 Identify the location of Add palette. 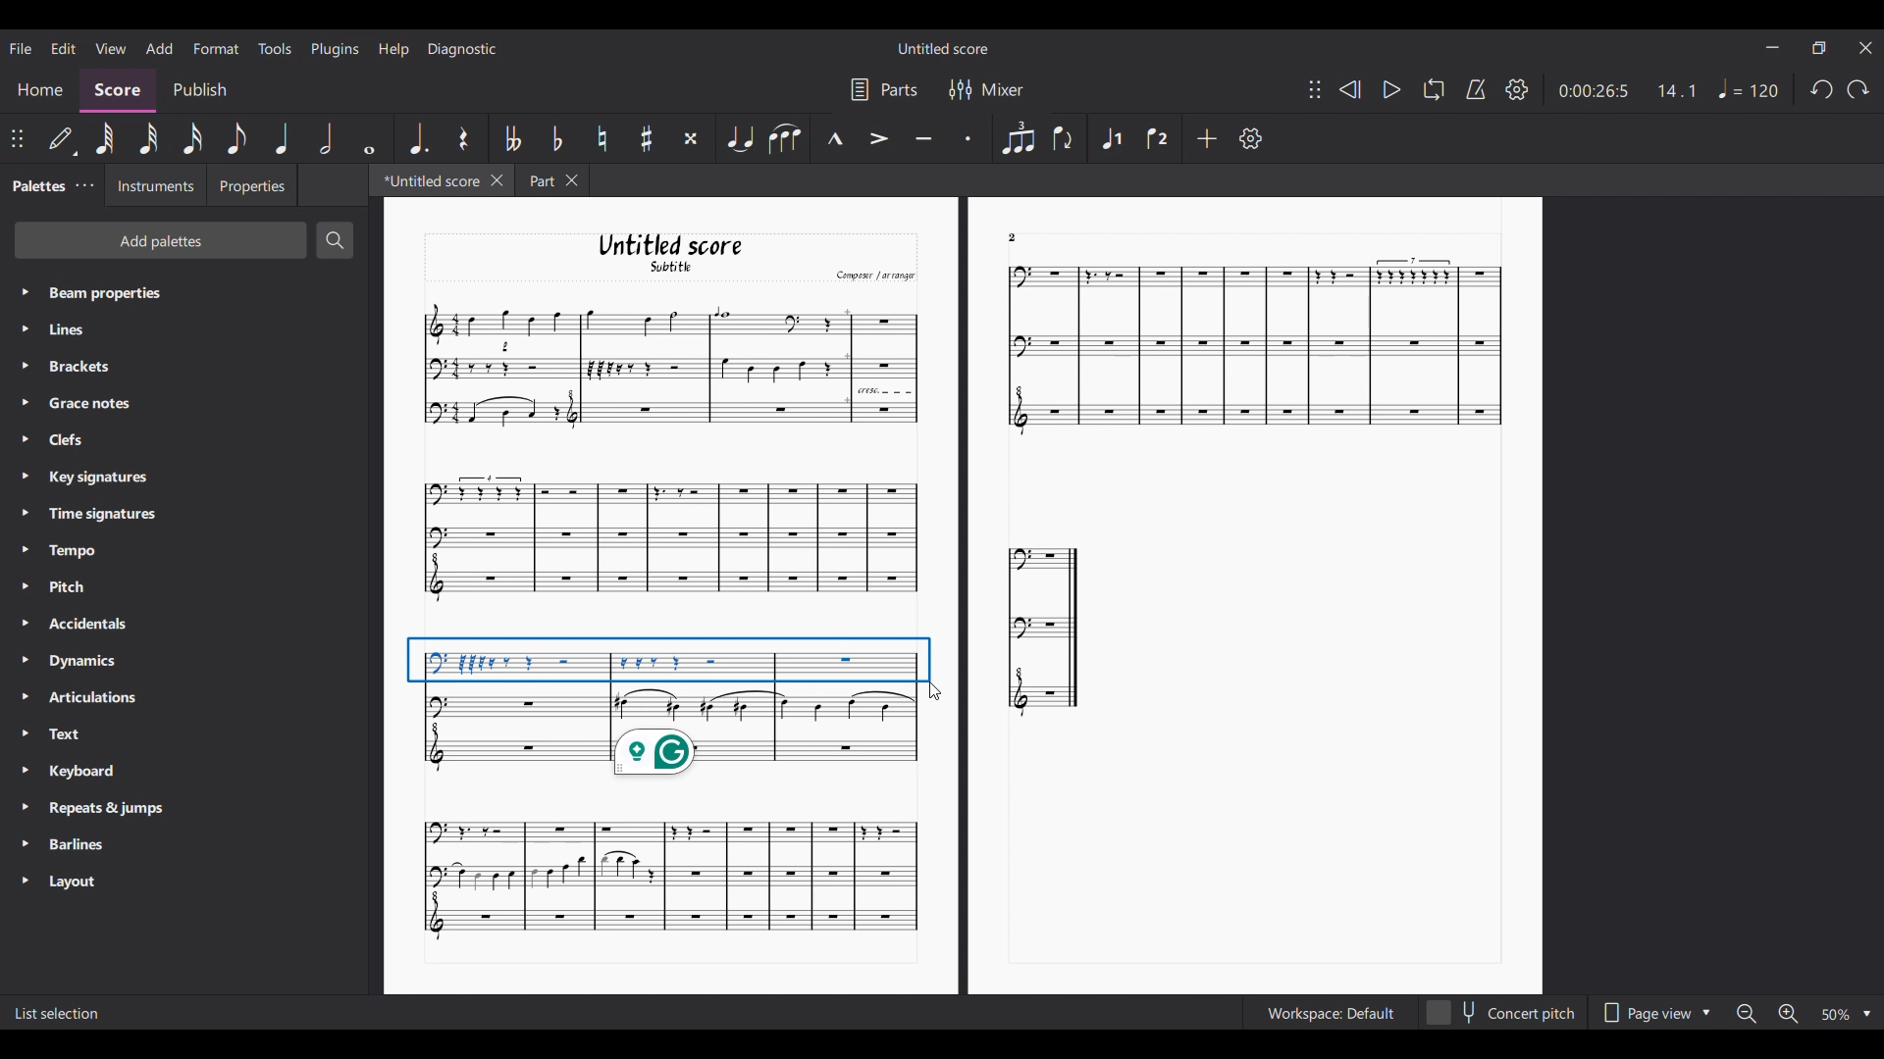
(161, 240).